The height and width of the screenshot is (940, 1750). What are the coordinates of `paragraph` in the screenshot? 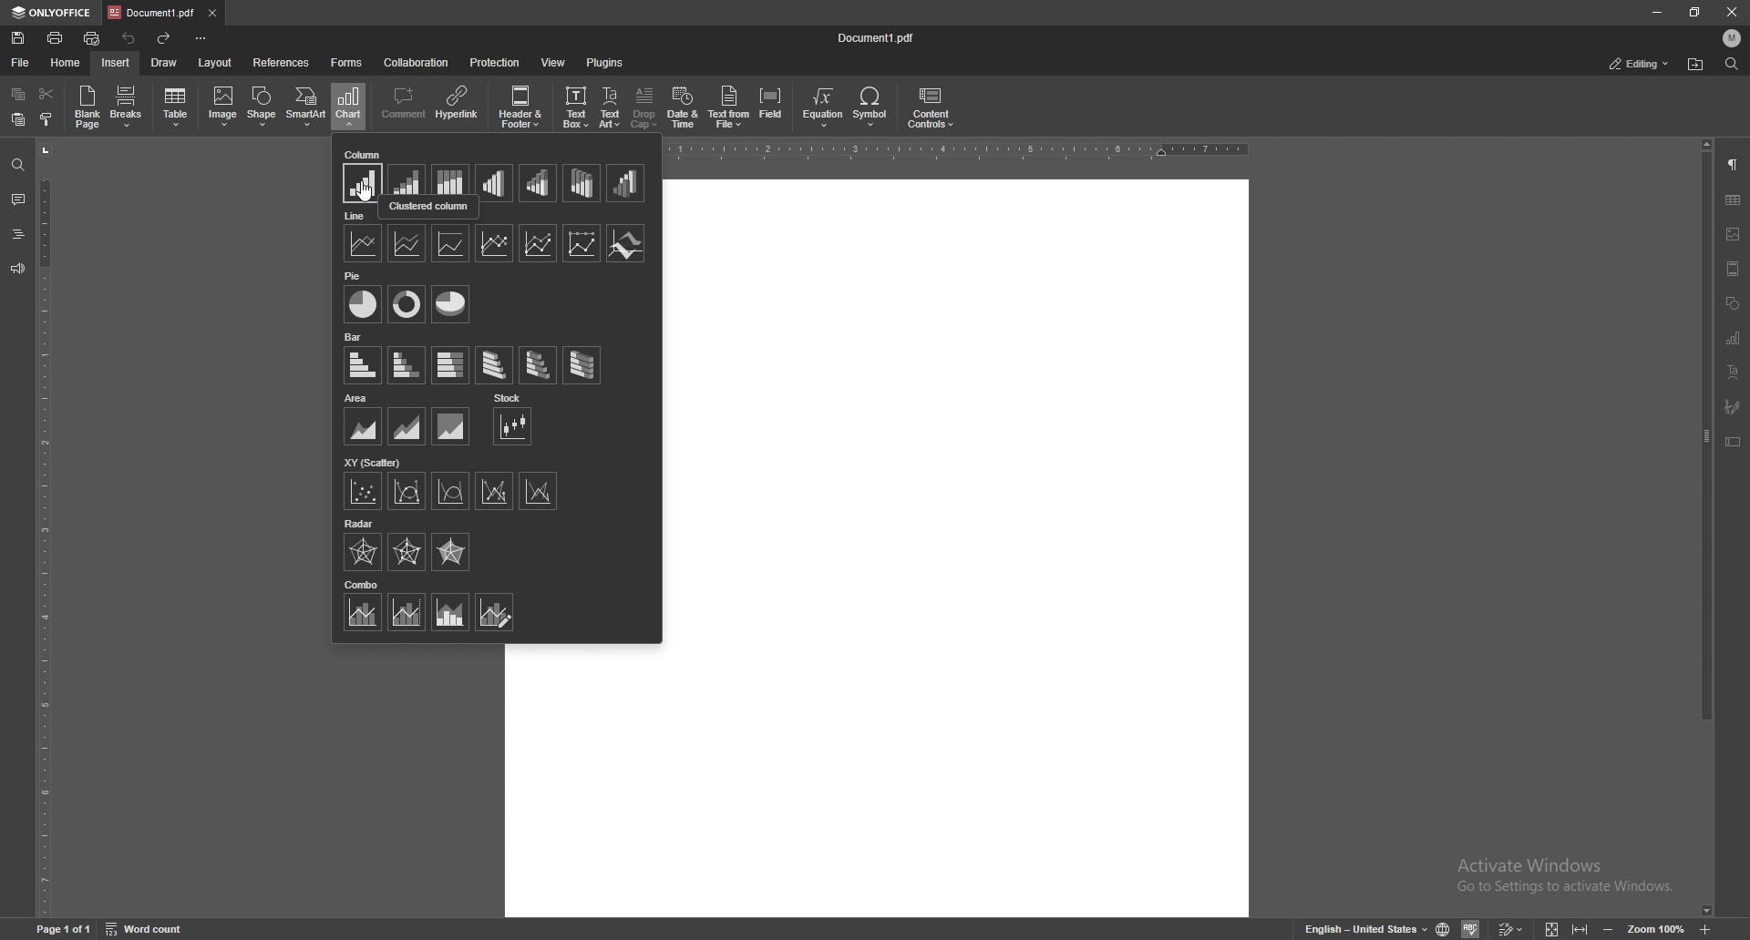 It's located at (1735, 163).